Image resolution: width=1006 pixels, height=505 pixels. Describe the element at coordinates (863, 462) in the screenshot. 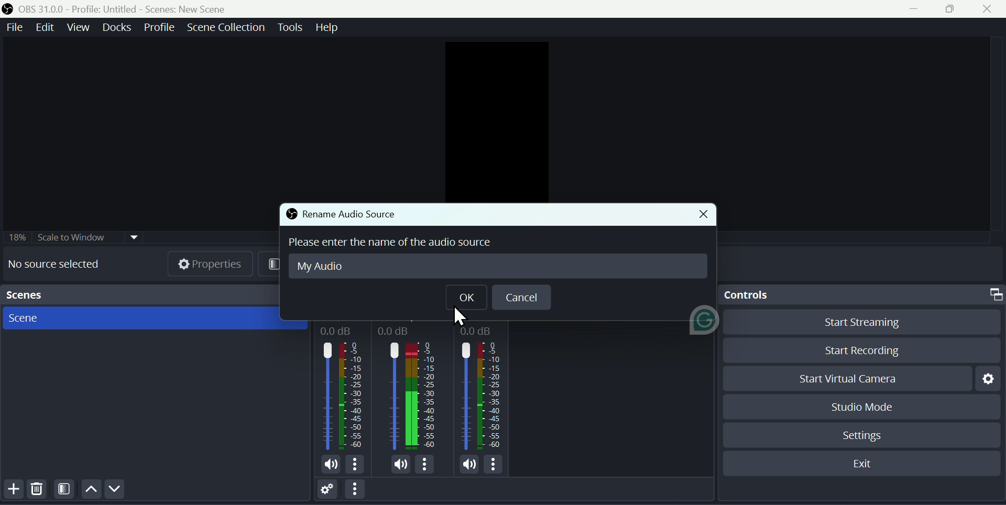

I see `Exit` at that location.